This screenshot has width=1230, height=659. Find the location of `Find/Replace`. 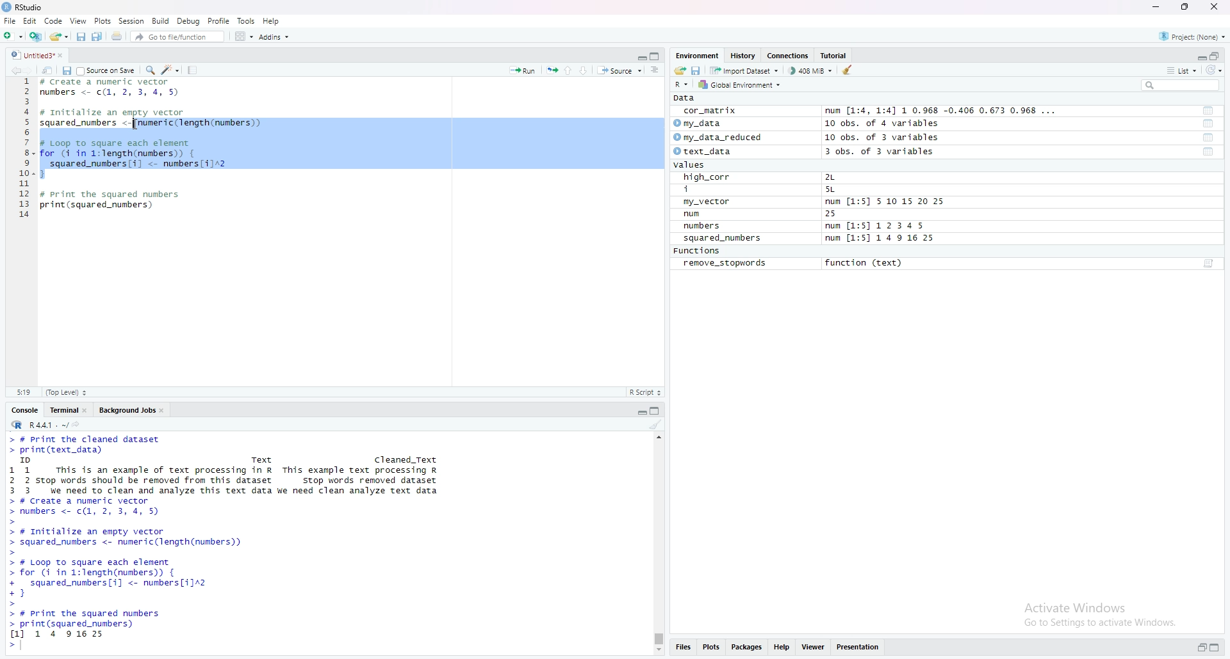

Find/Replace is located at coordinates (150, 69).